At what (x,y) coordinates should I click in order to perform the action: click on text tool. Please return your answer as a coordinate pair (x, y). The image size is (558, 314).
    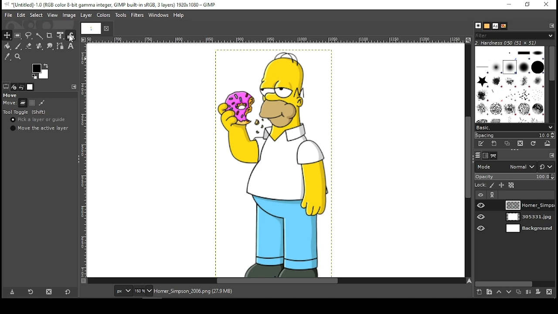
    Looking at the image, I should click on (71, 46).